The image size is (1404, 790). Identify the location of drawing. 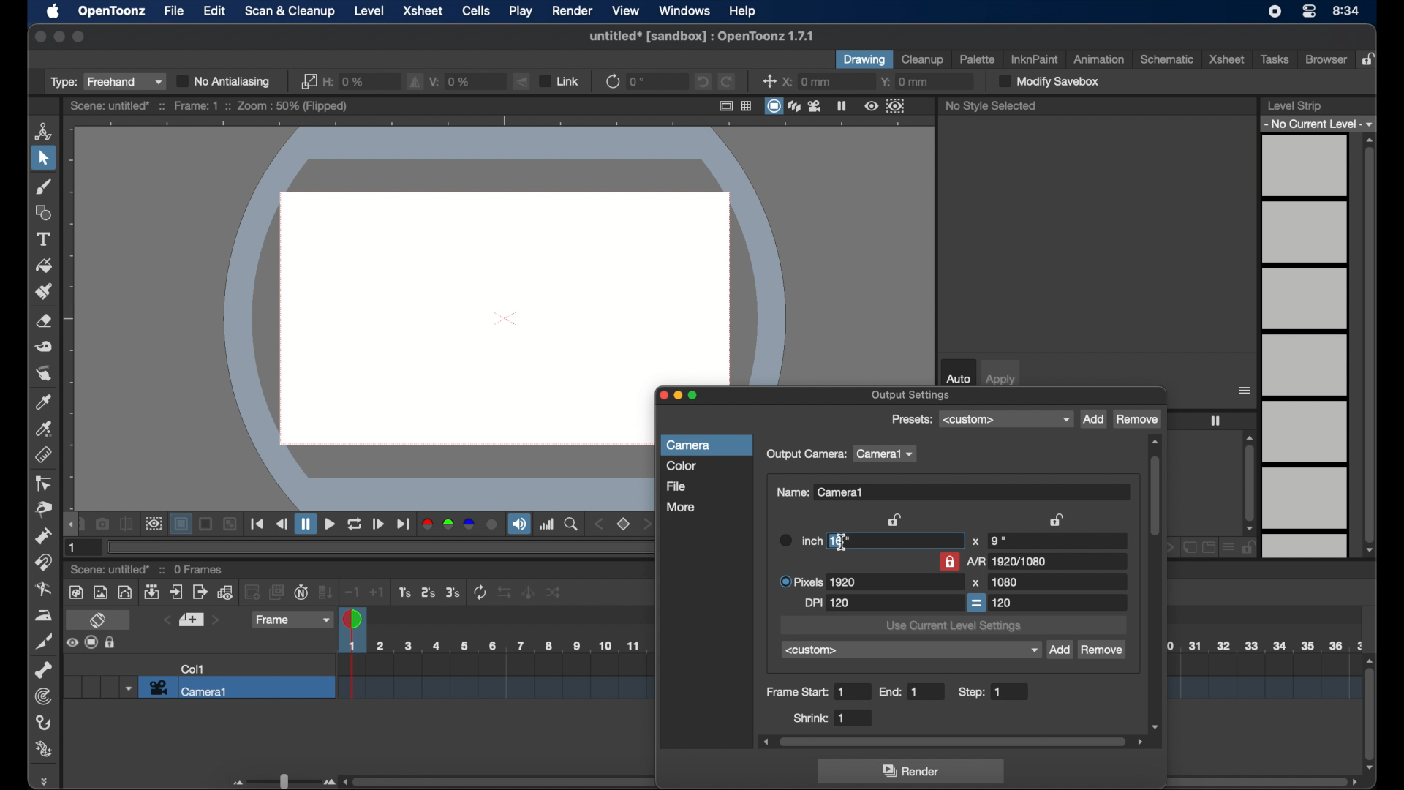
(864, 60).